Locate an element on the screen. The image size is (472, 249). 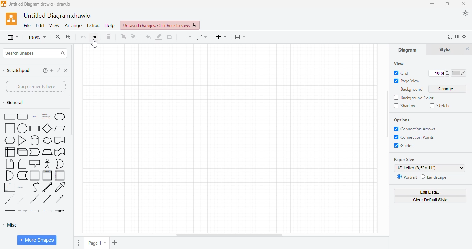
trapezoid is located at coordinates (47, 152).